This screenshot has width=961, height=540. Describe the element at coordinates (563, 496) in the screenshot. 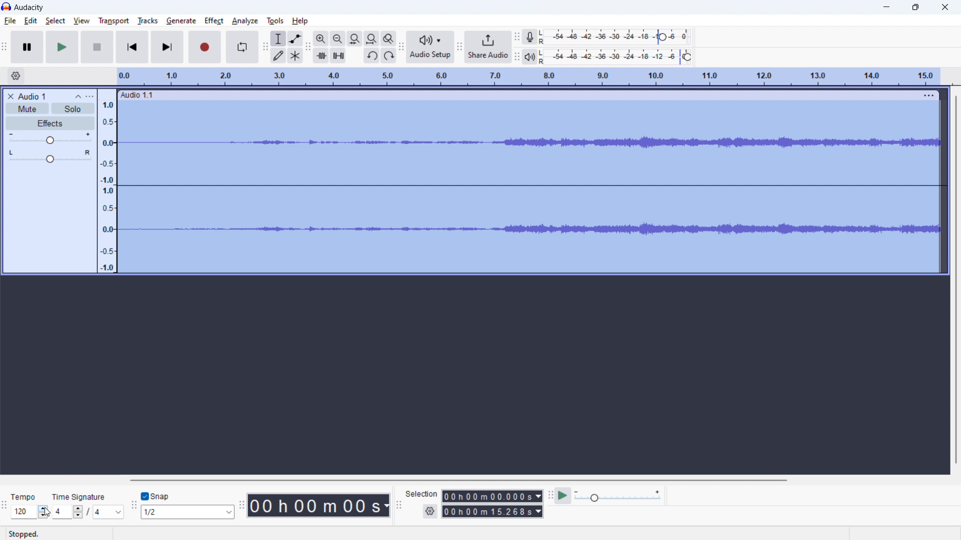

I see `play at speed` at that location.